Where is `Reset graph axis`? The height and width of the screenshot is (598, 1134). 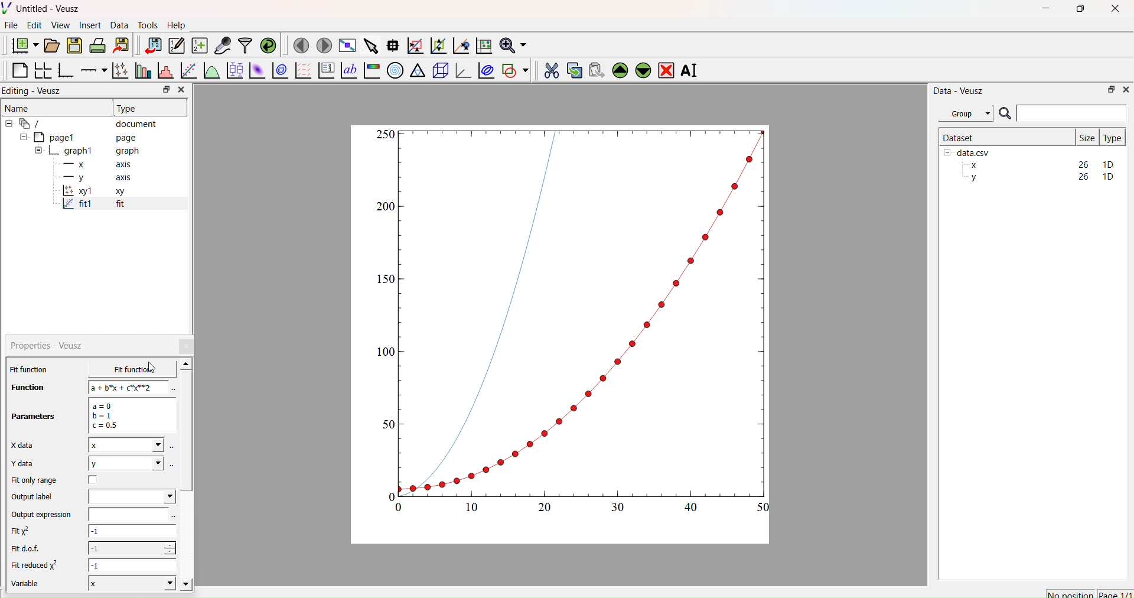
Reset graph axis is located at coordinates (483, 45).